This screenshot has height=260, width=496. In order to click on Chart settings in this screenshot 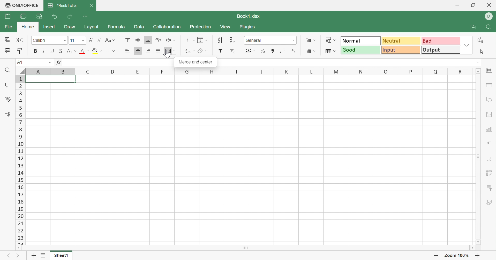, I will do `click(489, 128)`.